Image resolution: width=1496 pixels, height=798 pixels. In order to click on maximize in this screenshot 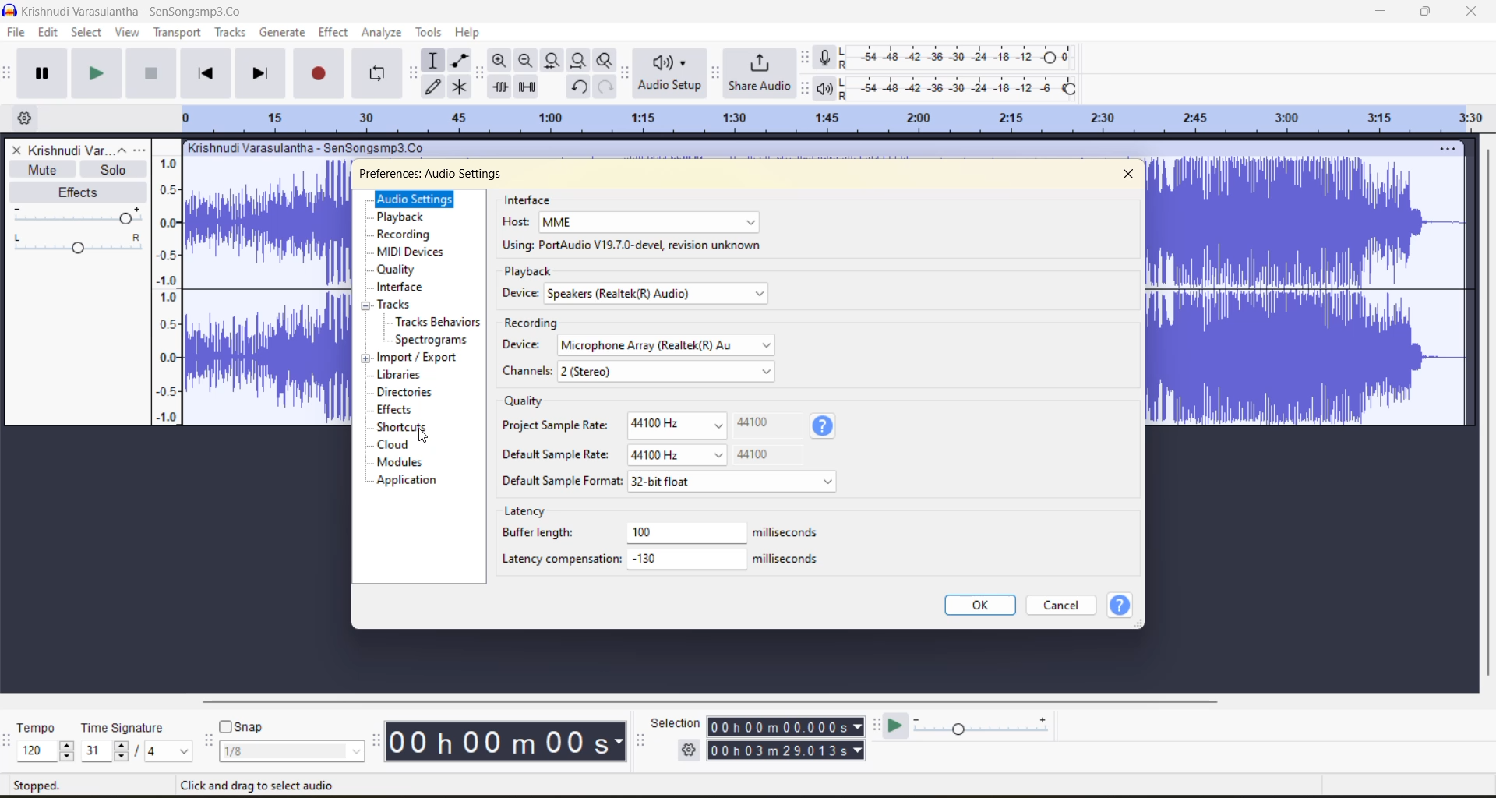, I will do `click(1429, 12)`.